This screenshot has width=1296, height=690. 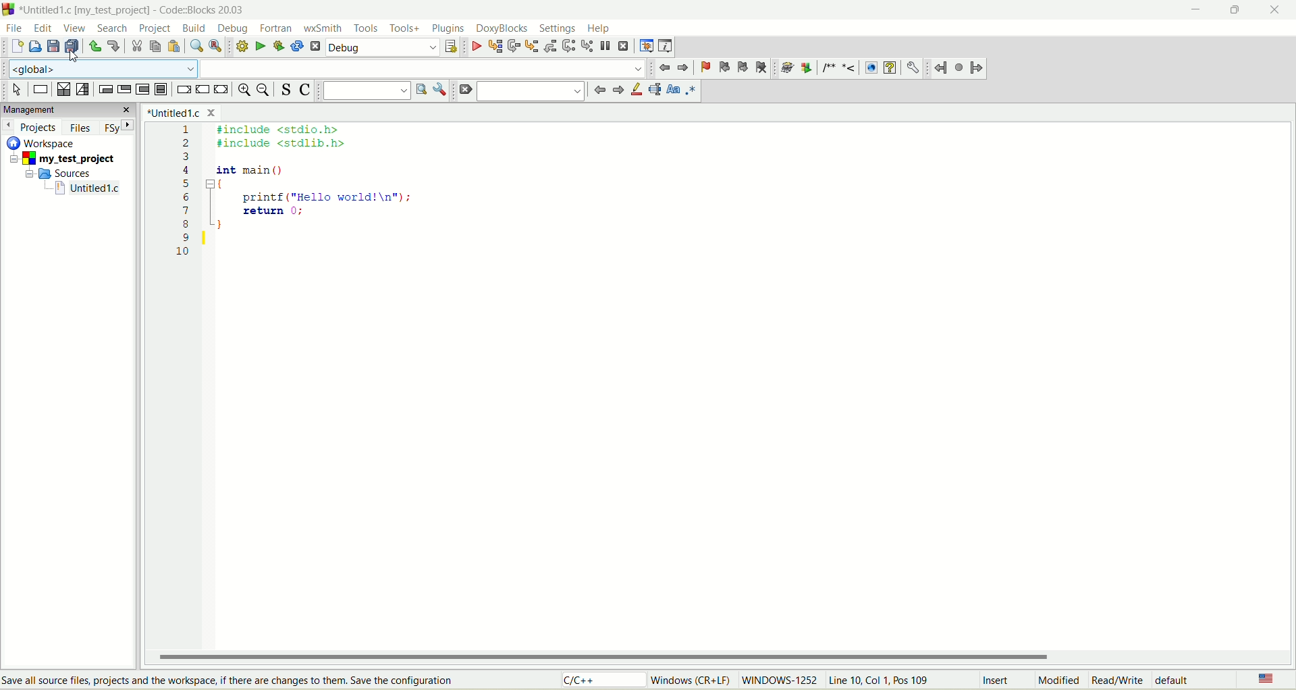 I want to click on debug, so click(x=229, y=29).